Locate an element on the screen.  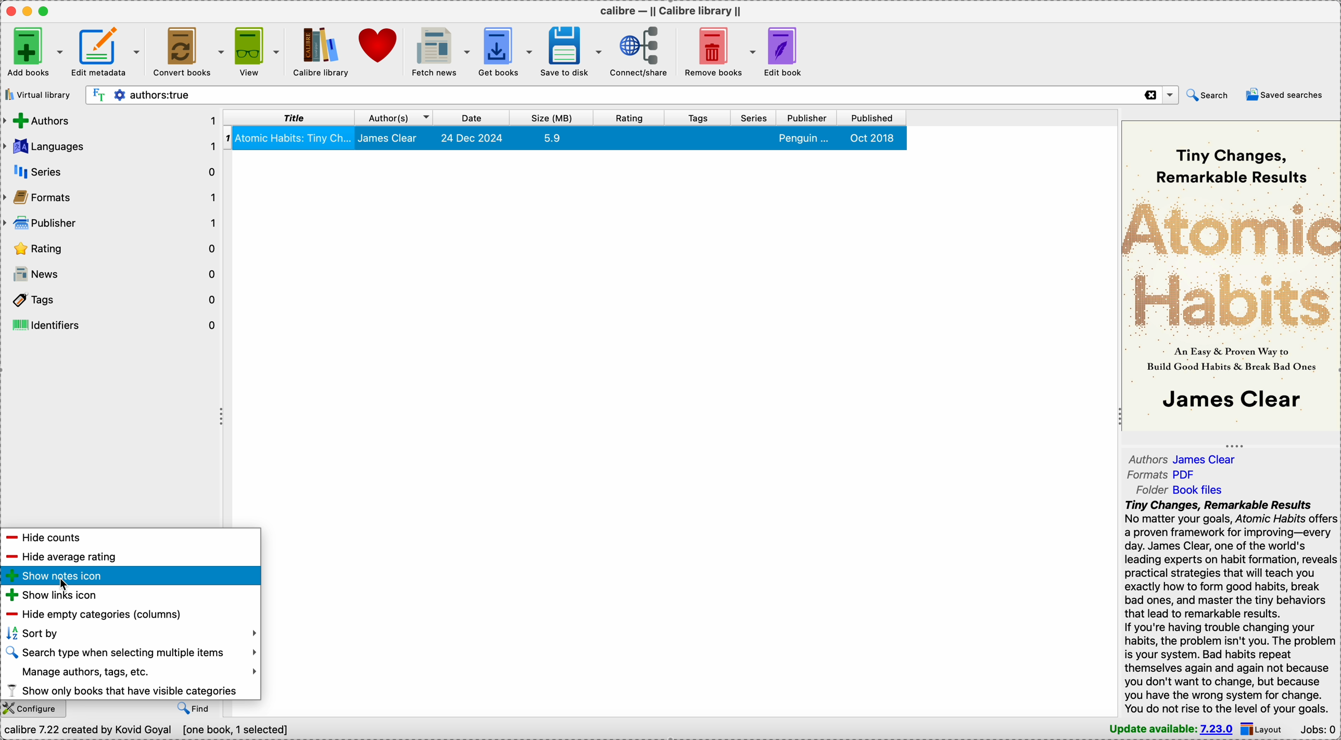
james clear is located at coordinates (391, 139).